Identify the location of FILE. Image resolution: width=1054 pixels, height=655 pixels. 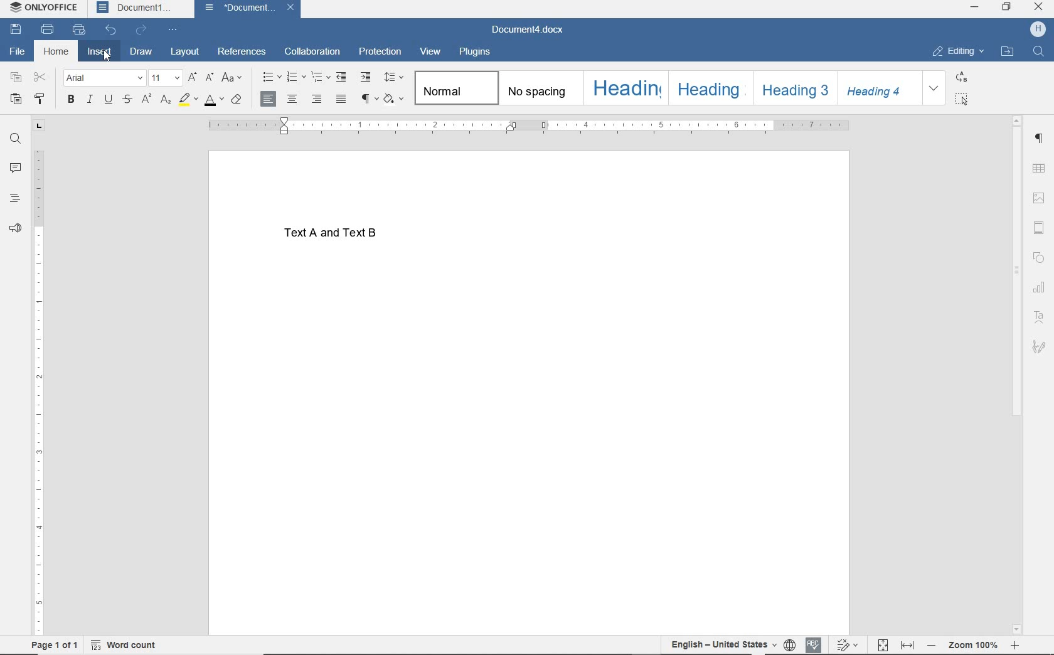
(21, 52).